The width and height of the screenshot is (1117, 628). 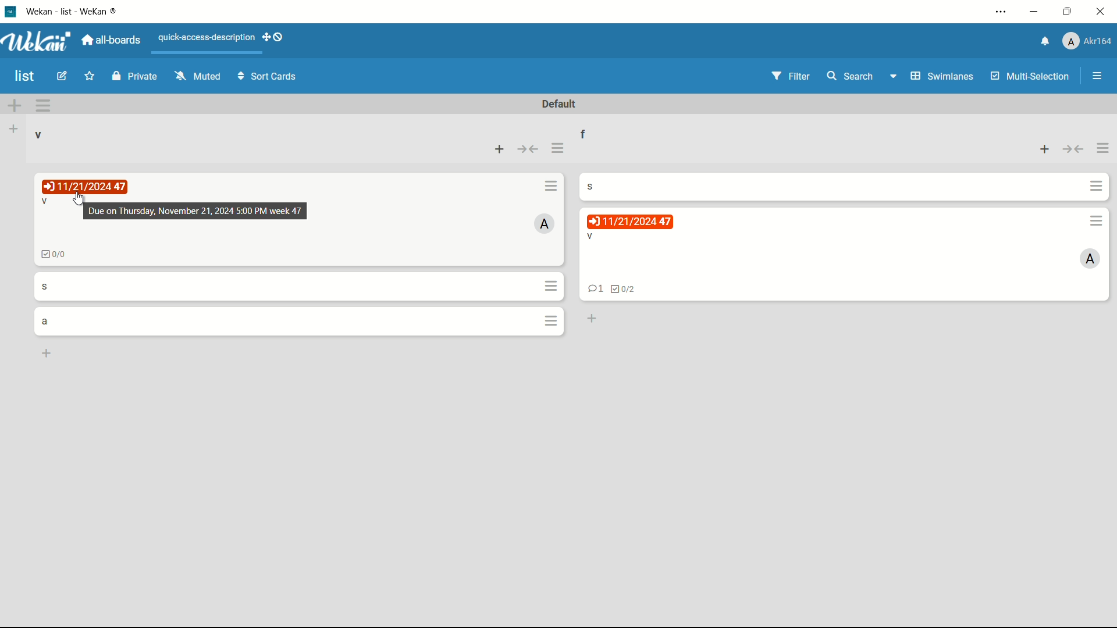 I want to click on settings and more, so click(x=1004, y=12).